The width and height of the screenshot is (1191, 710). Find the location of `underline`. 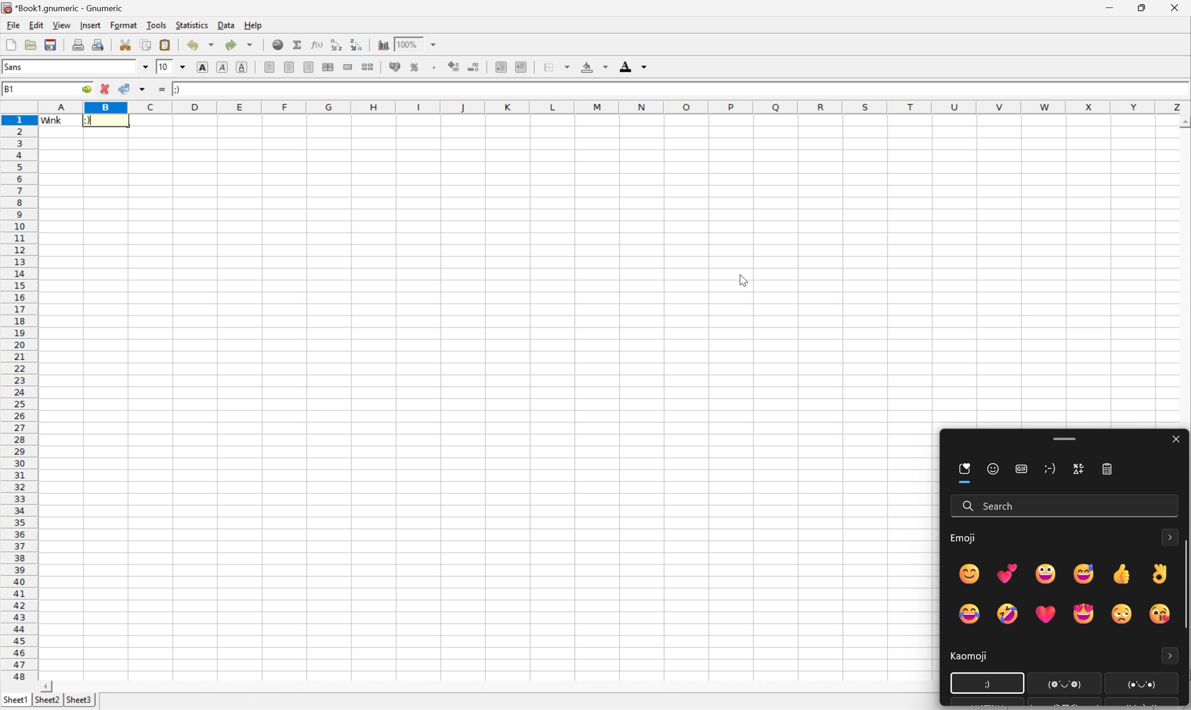

underline is located at coordinates (242, 66).